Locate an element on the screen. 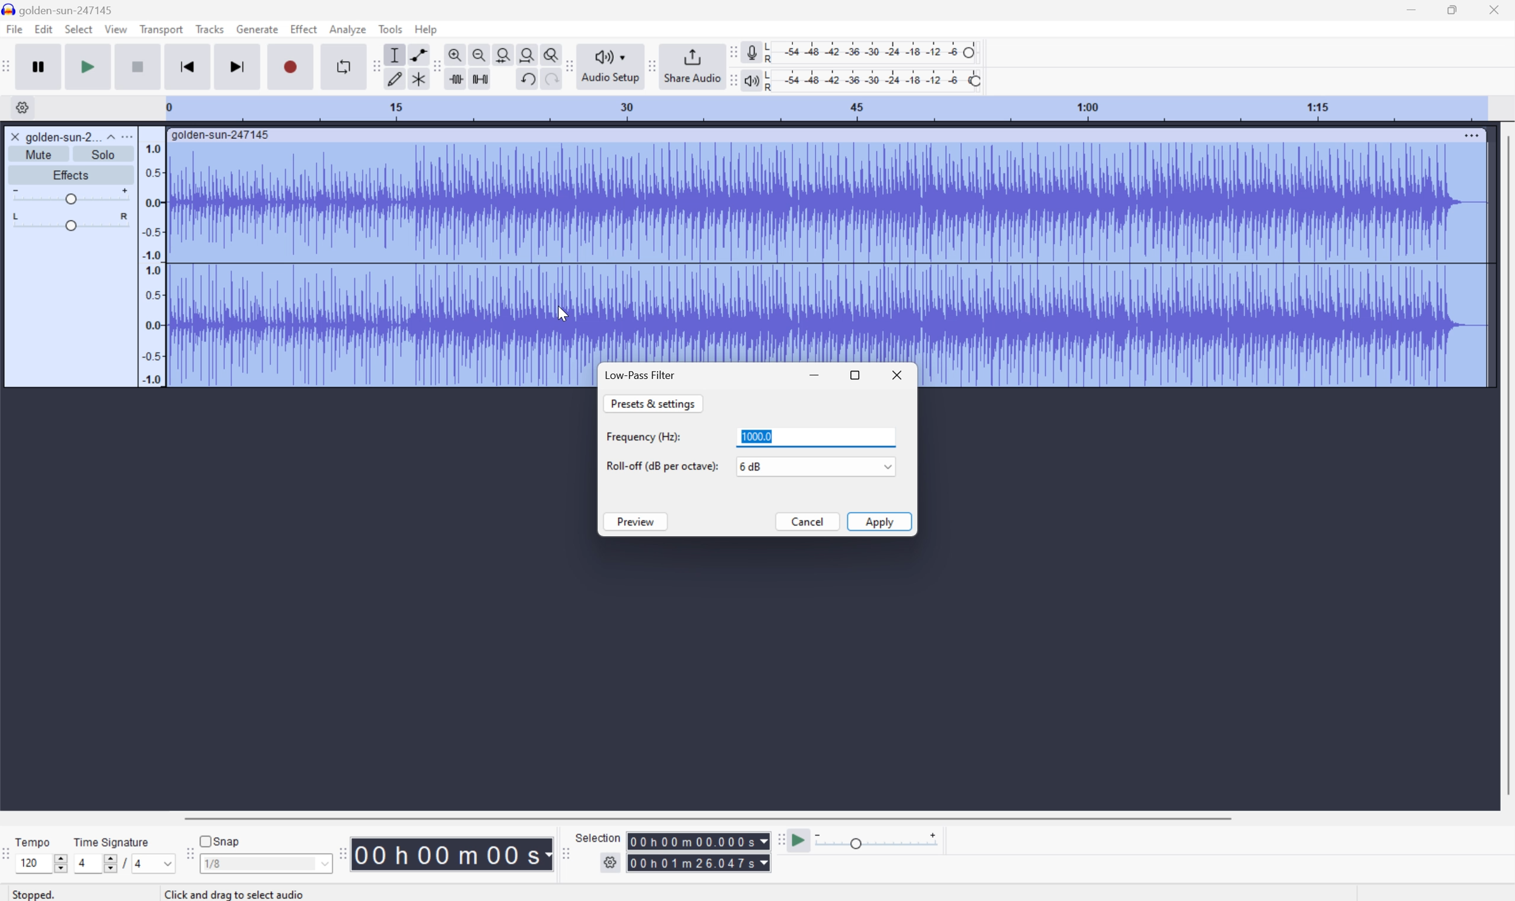 The width and height of the screenshot is (1515, 901). Close is located at coordinates (1494, 9).